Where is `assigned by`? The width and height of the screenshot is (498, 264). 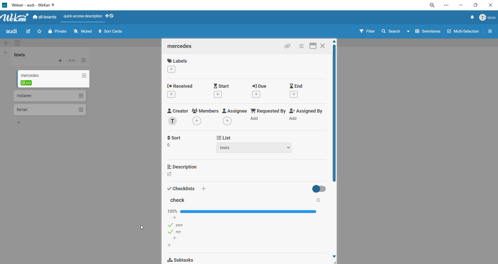 assigned by is located at coordinates (306, 116).